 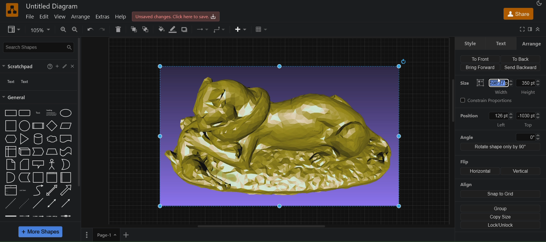 What do you see at coordinates (38, 164) in the screenshot?
I see `shapes` at bounding box center [38, 164].